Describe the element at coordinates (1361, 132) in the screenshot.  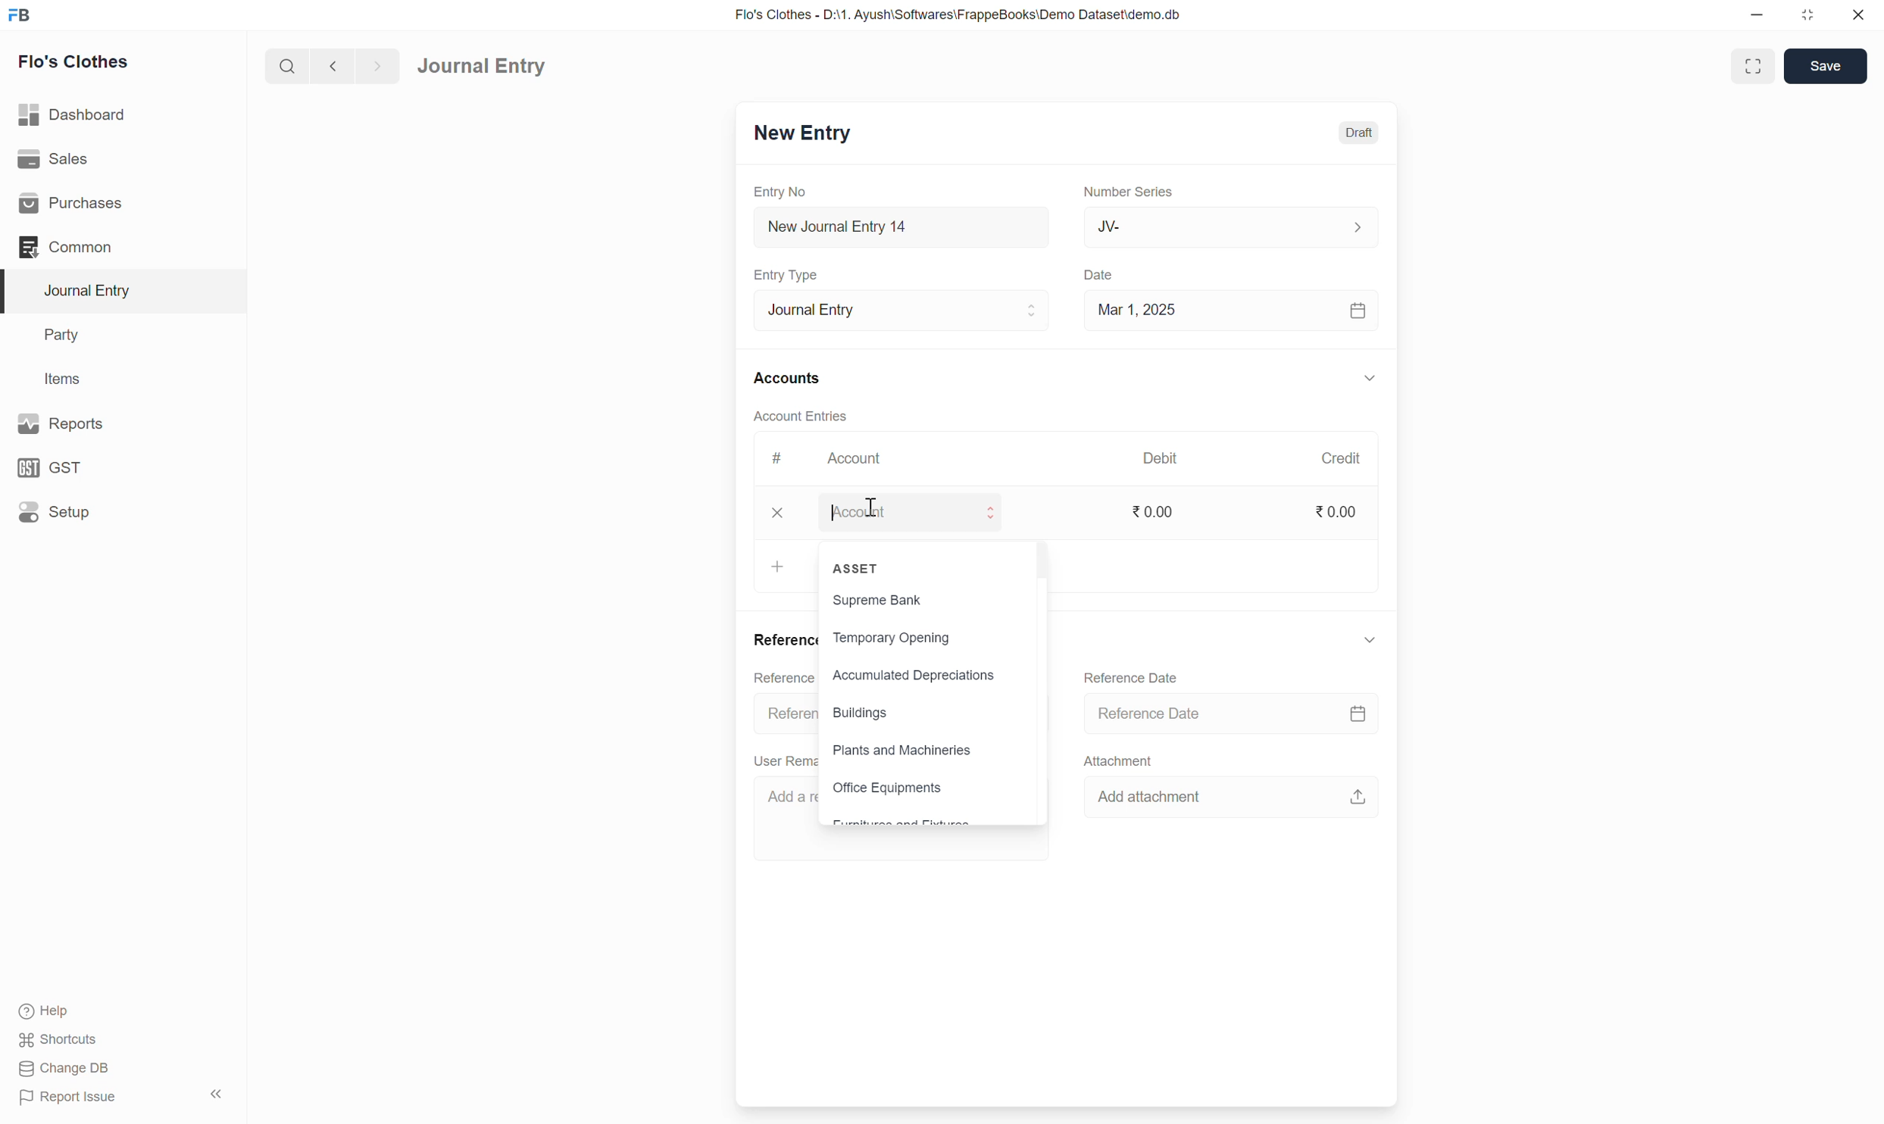
I see `Draft` at that location.